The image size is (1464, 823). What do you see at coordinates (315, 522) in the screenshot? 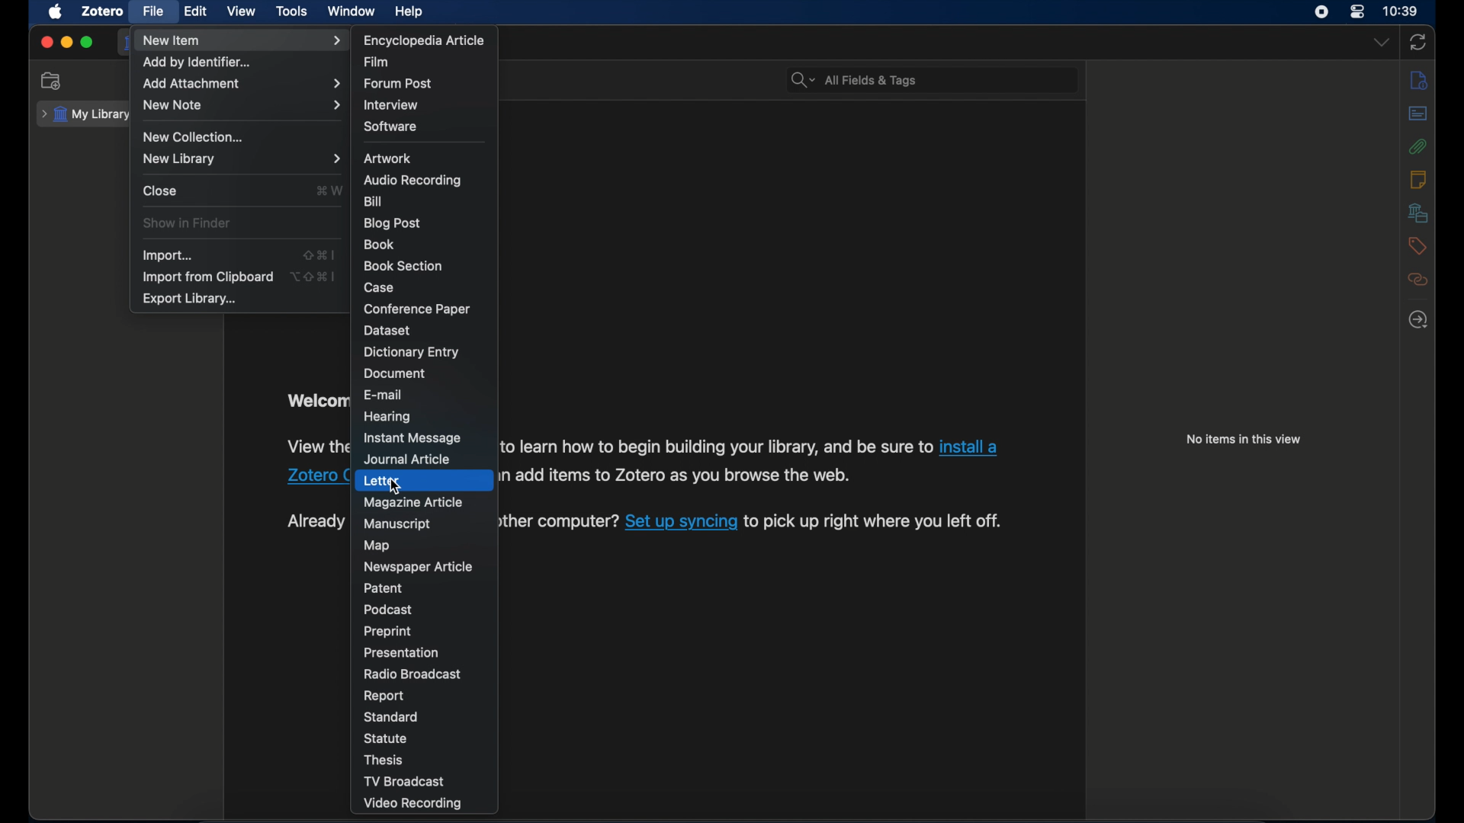
I see `Already` at bounding box center [315, 522].